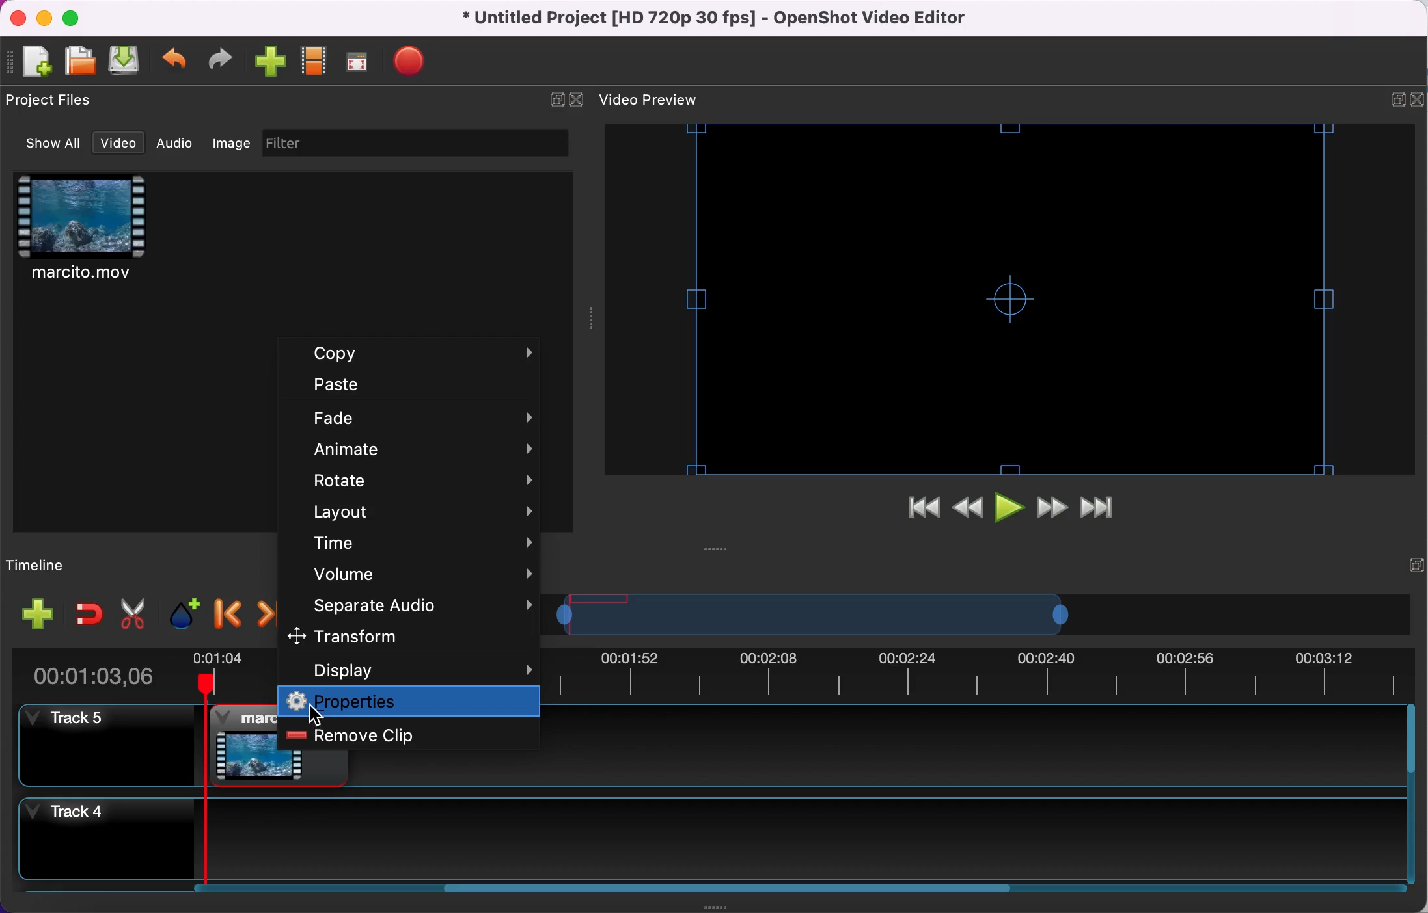 This screenshot has width=1428, height=913. Describe the element at coordinates (705, 838) in the screenshot. I see `track 4` at that location.